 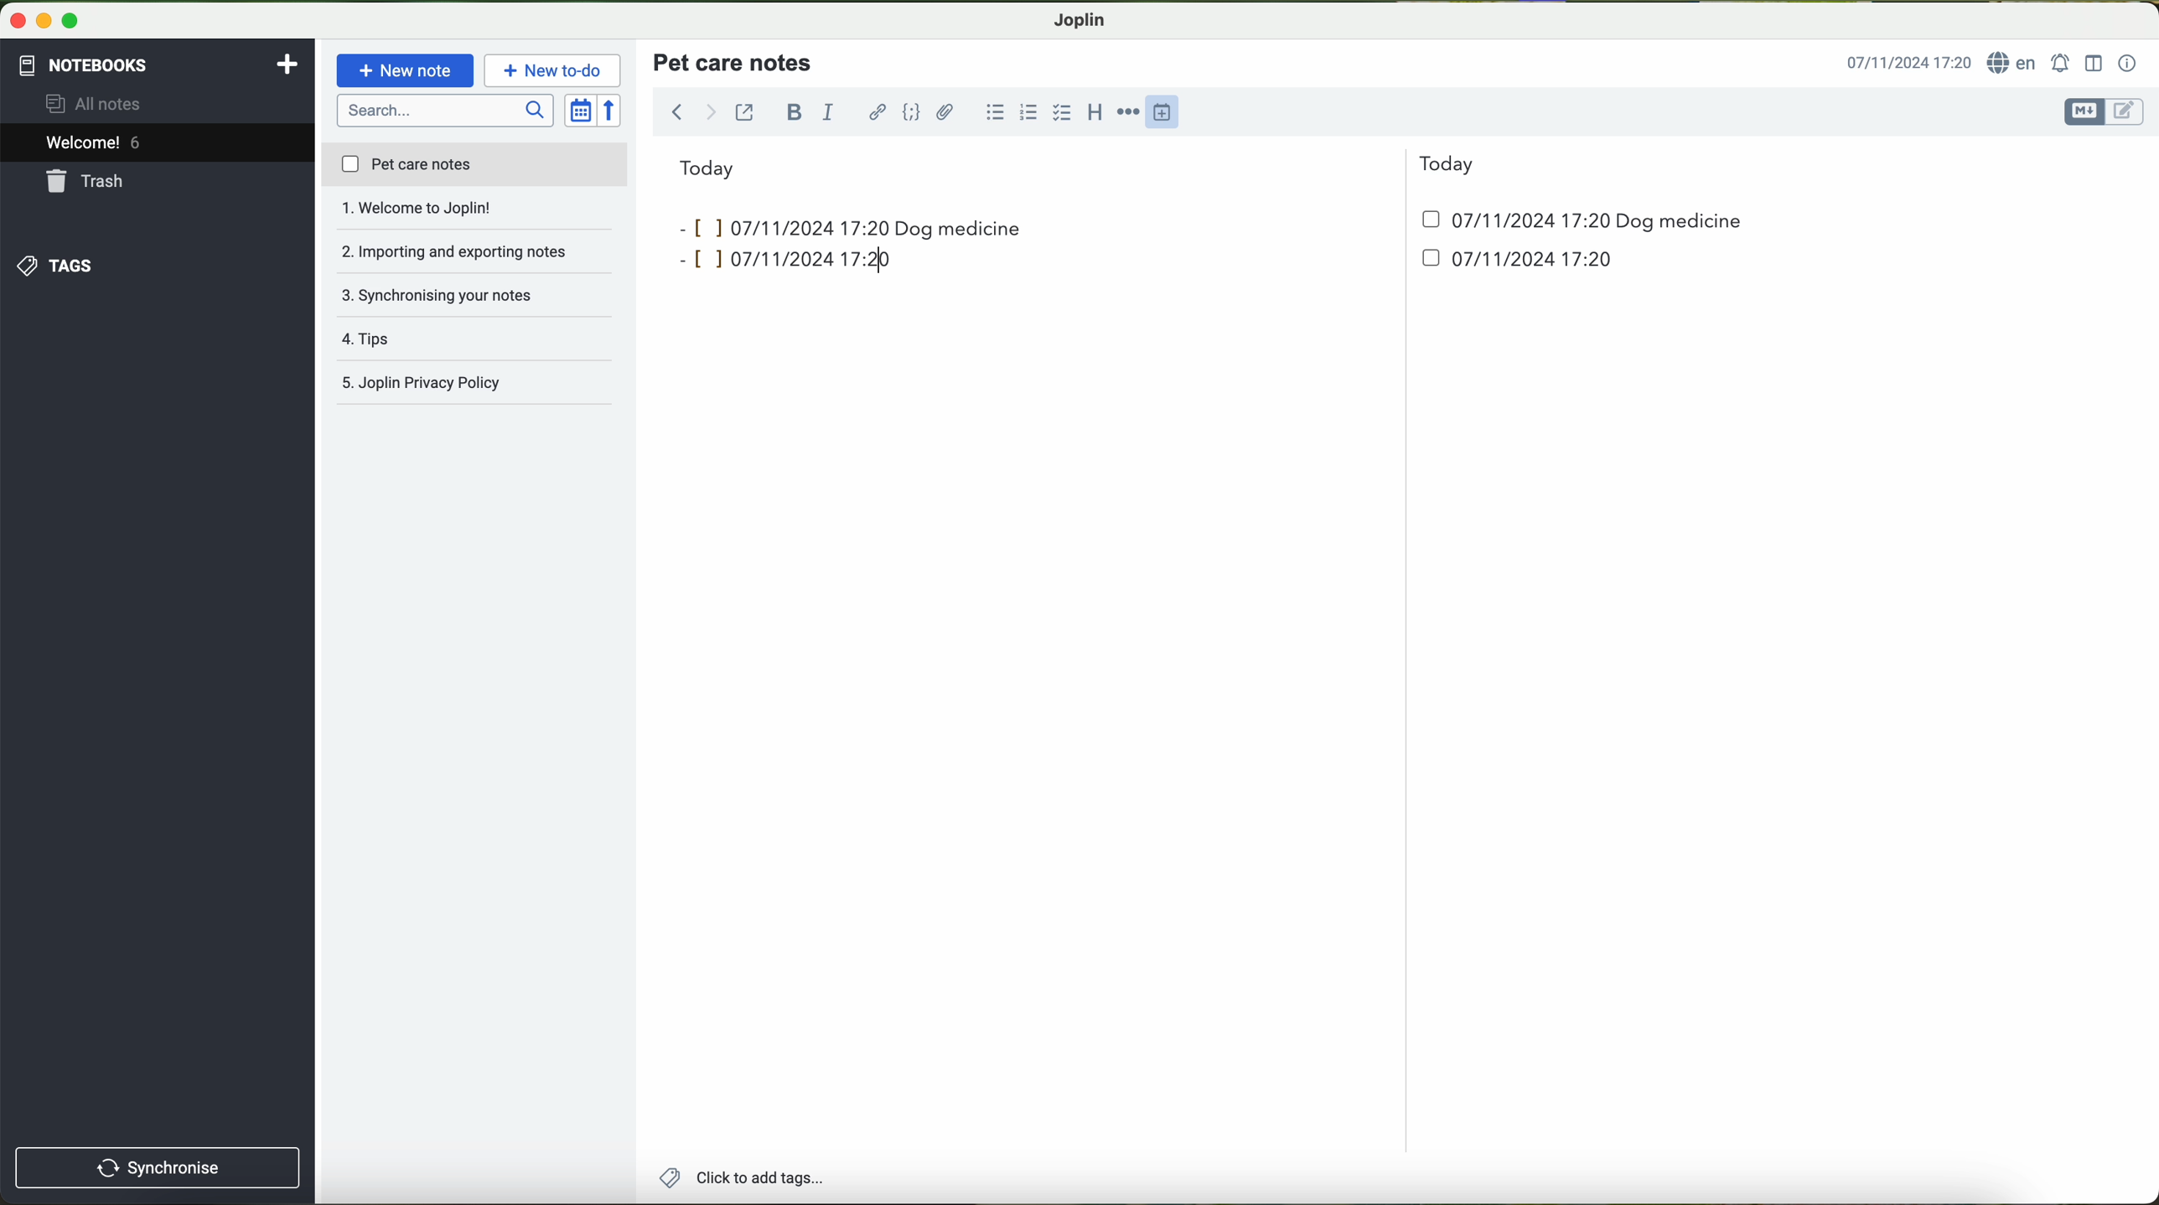 I want to click on tips, so click(x=475, y=295).